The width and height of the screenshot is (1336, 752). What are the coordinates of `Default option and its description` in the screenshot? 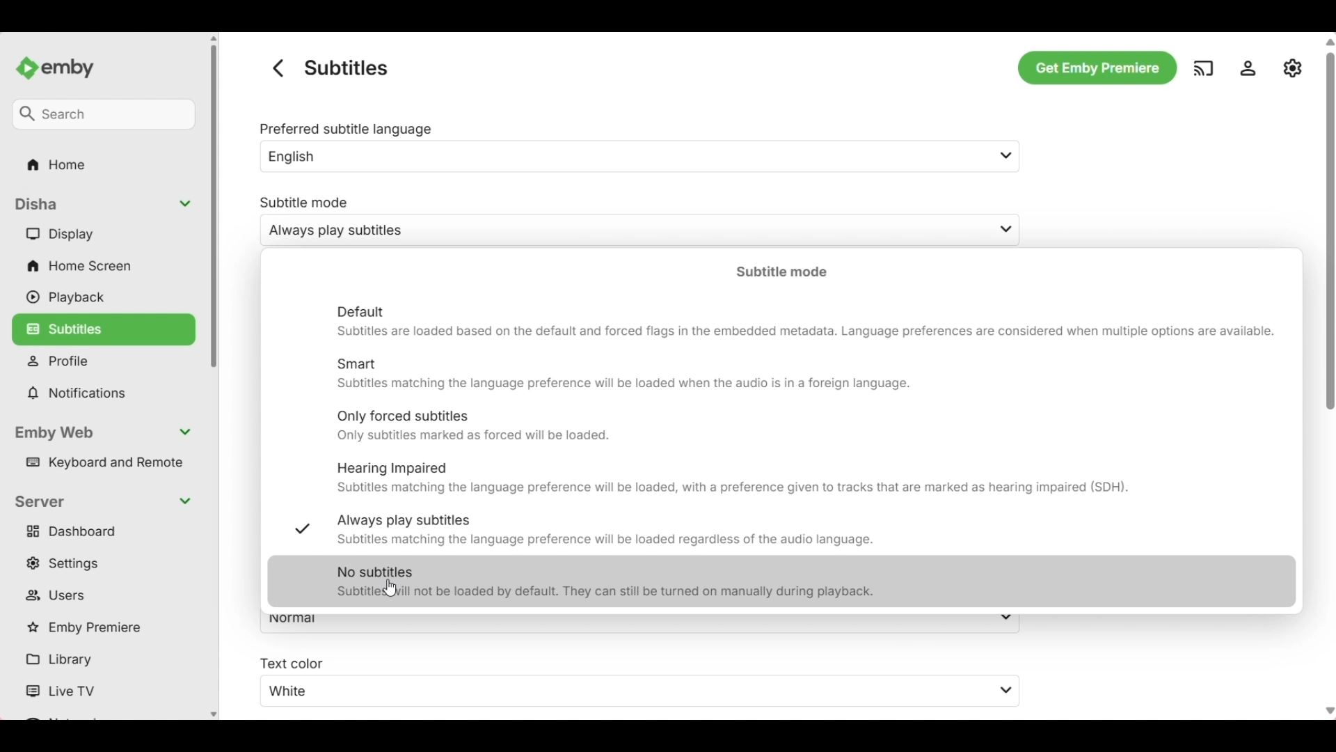 It's located at (807, 322).